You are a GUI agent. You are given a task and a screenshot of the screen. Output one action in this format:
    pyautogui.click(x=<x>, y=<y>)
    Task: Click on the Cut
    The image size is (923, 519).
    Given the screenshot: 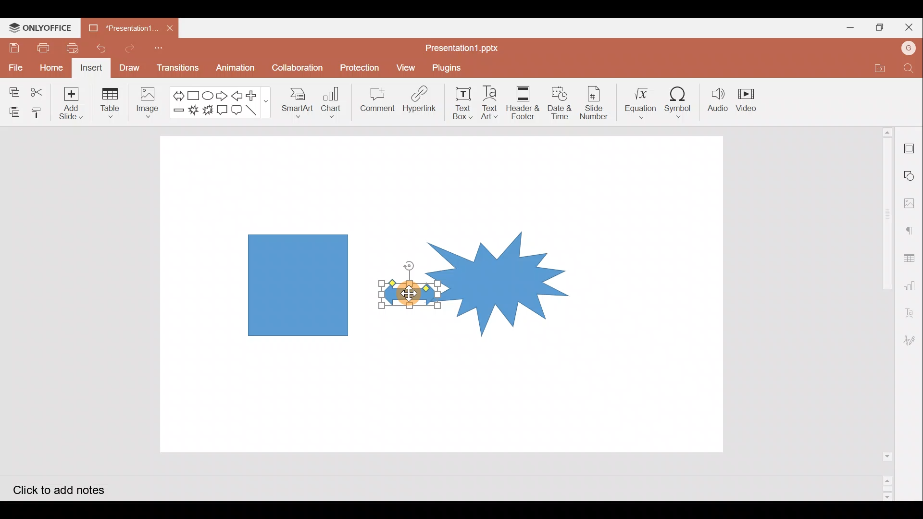 What is the action you would take?
    pyautogui.click(x=43, y=90)
    